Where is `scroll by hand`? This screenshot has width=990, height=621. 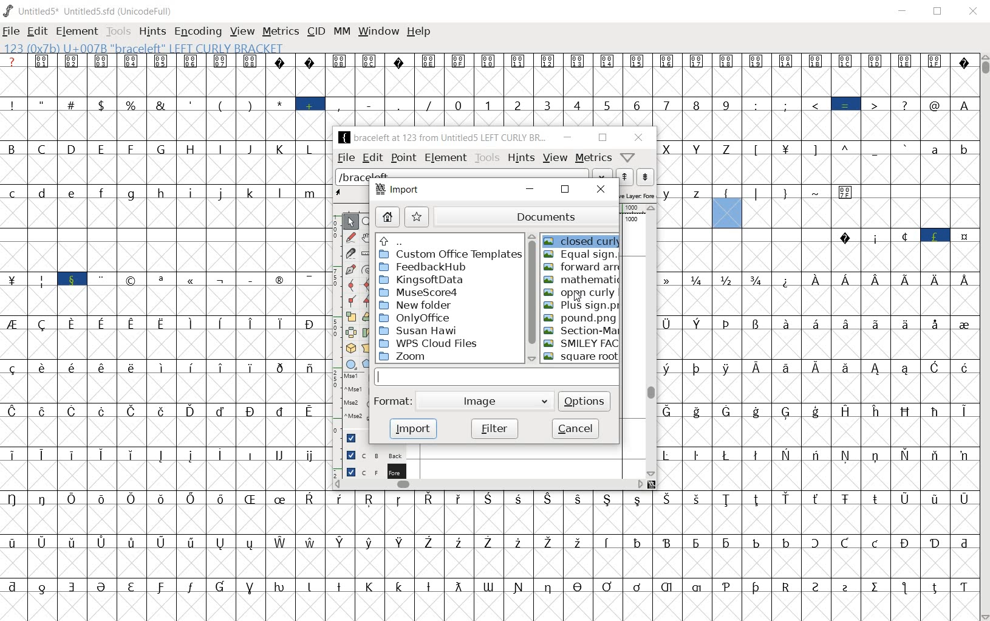
scroll by hand is located at coordinates (367, 238).